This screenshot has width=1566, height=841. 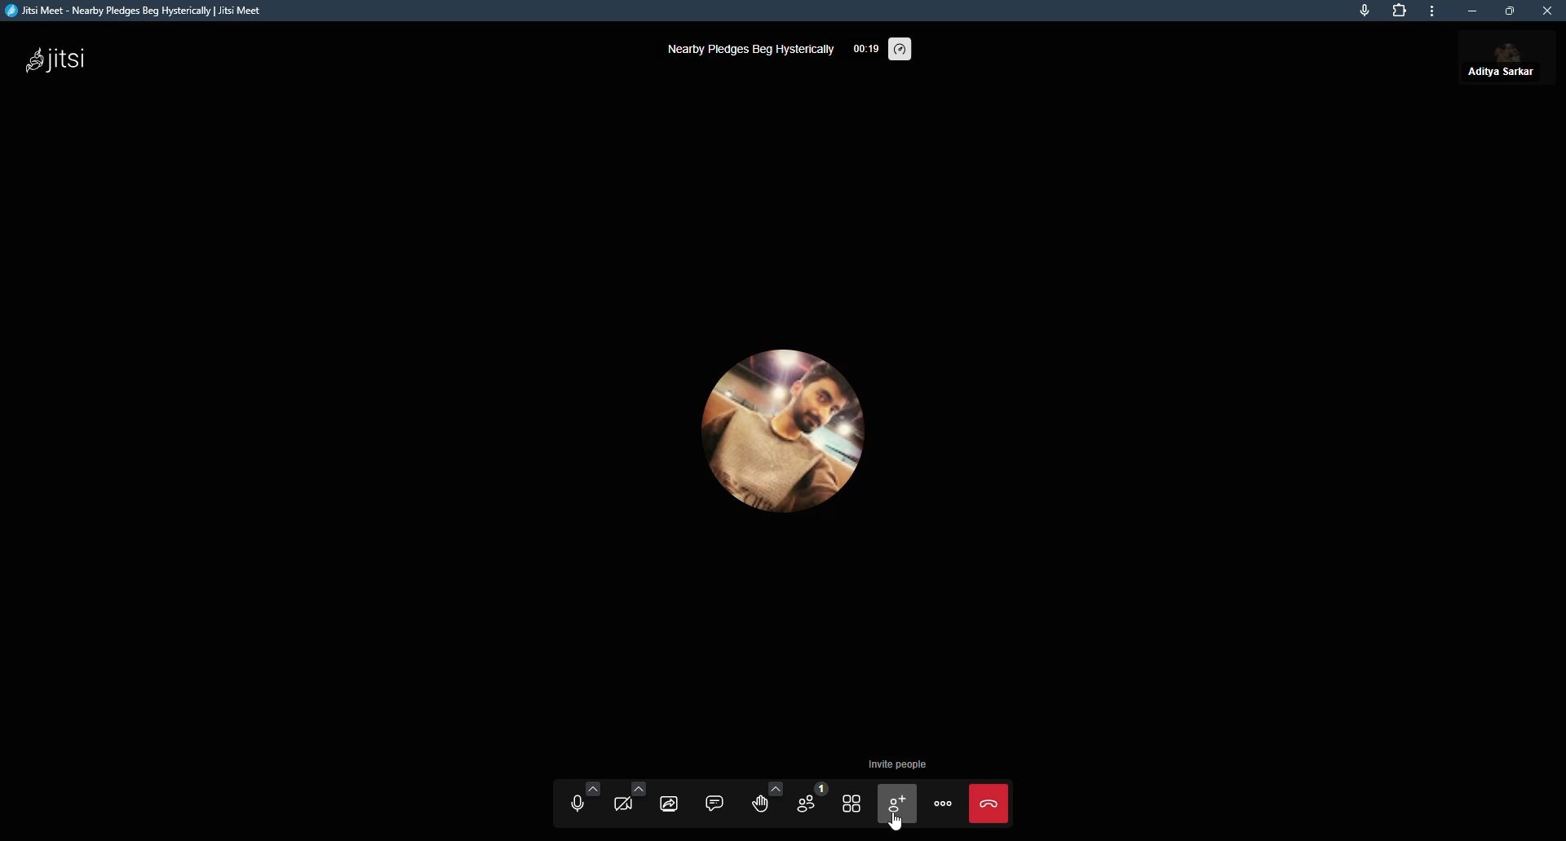 I want to click on participants, so click(x=809, y=801).